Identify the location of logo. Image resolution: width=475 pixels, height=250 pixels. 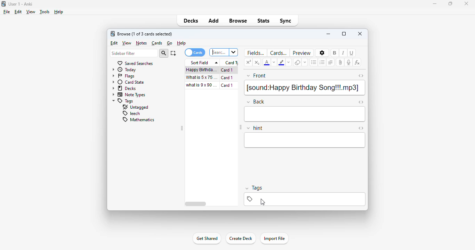
(3, 3).